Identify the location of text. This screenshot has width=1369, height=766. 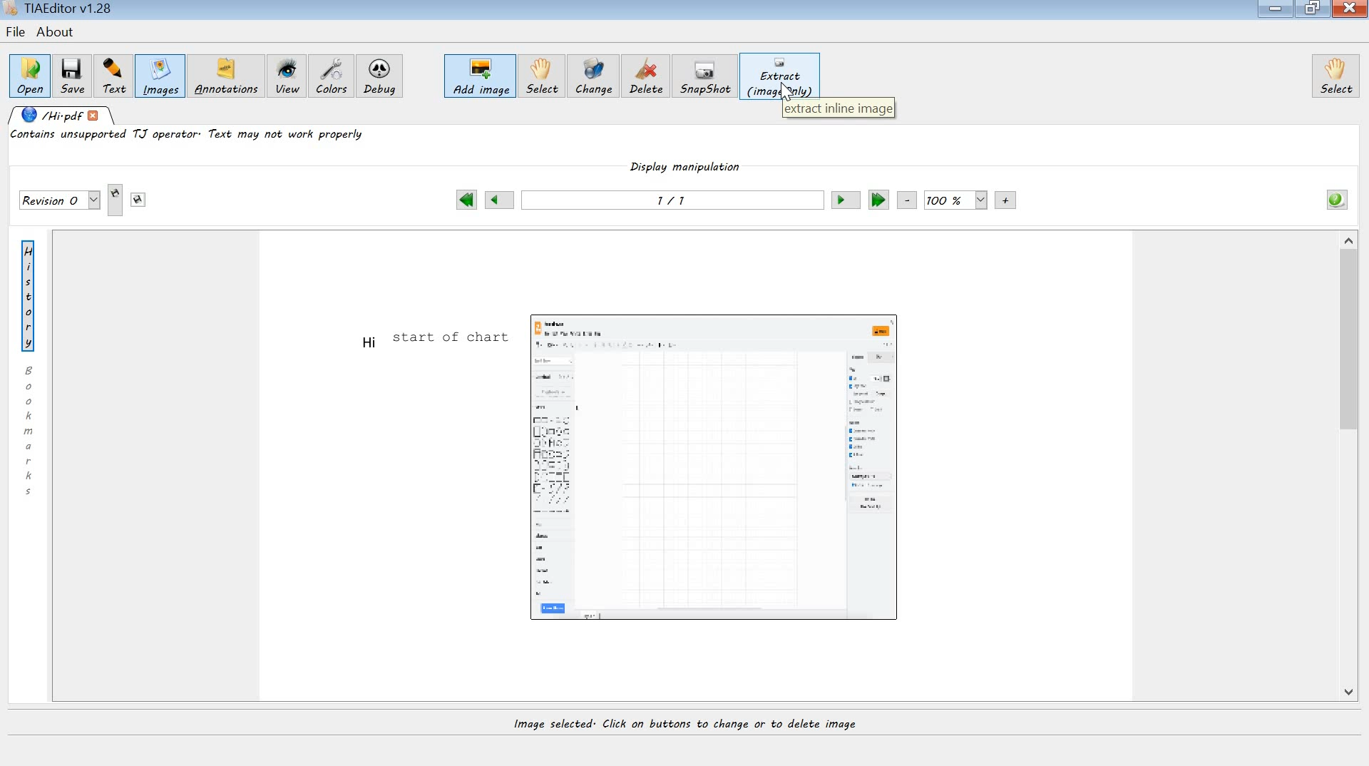
(429, 340).